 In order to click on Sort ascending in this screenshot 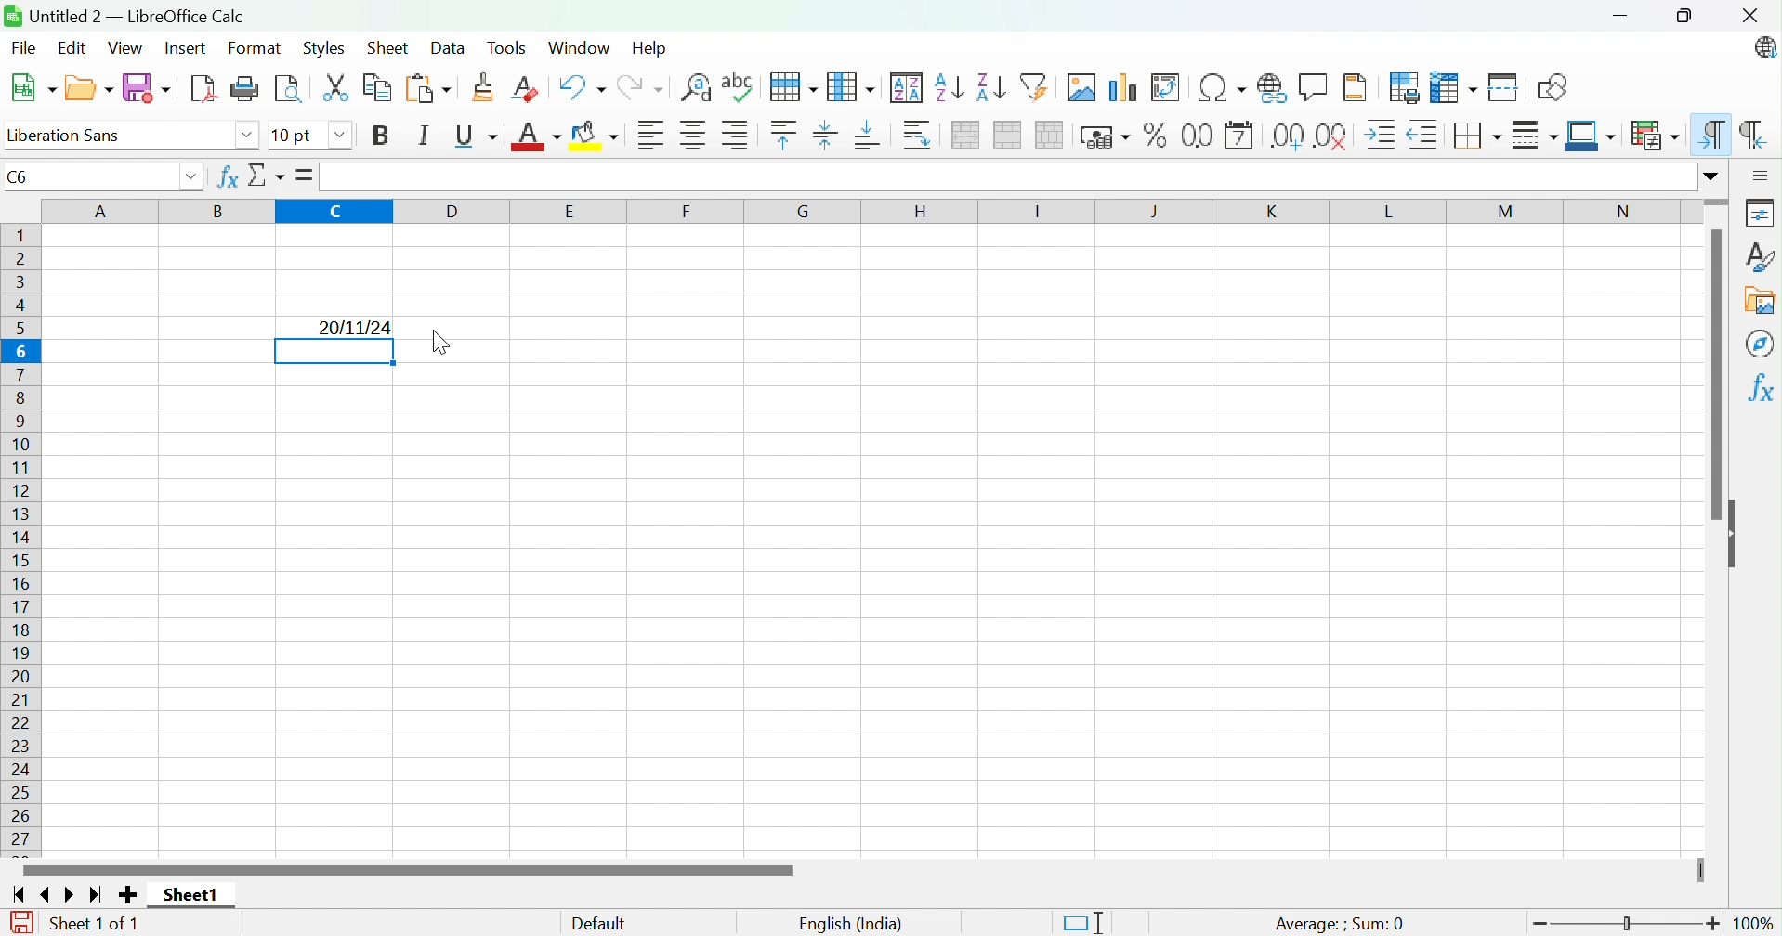, I will do `click(949, 88)`.